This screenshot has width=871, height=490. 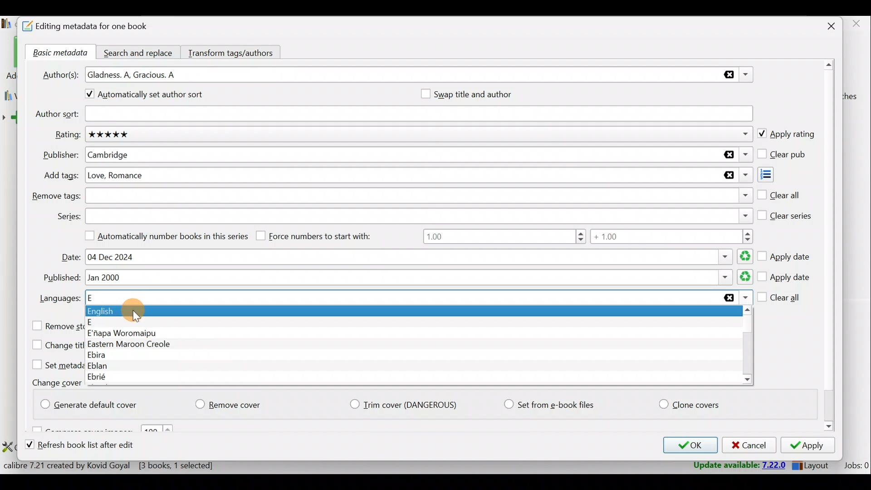 I want to click on Published, so click(x=420, y=278).